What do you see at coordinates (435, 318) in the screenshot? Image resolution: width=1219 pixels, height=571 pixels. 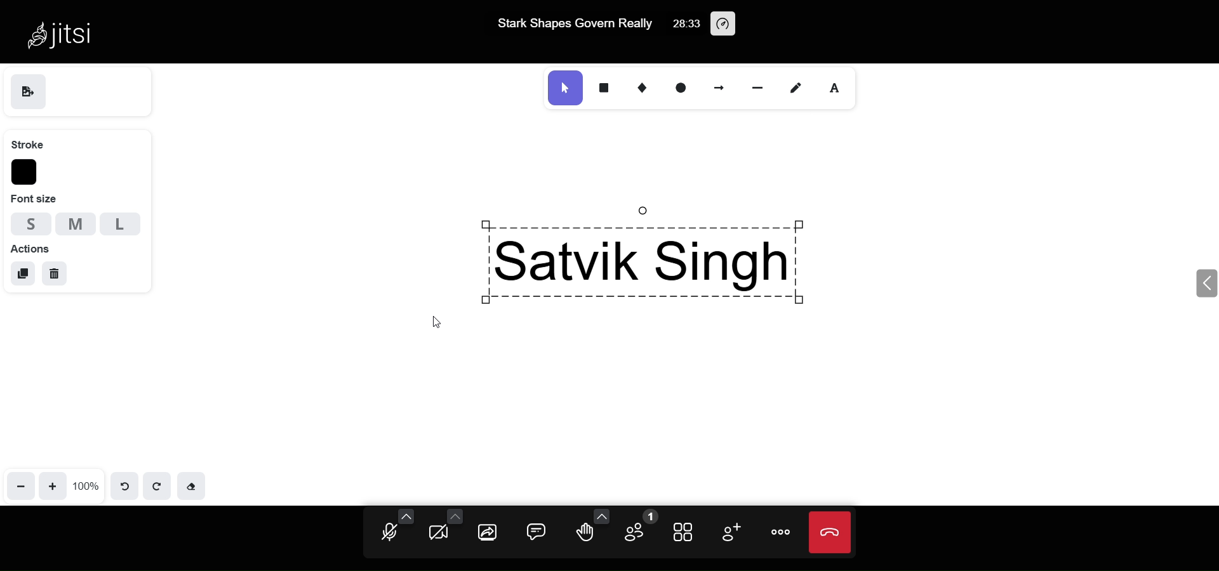 I see `cursor` at bounding box center [435, 318].